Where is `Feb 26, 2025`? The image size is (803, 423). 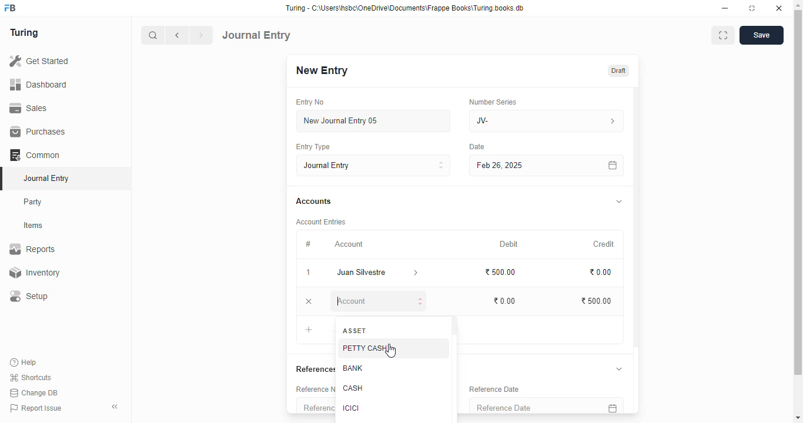
Feb 26, 2025 is located at coordinates (519, 165).